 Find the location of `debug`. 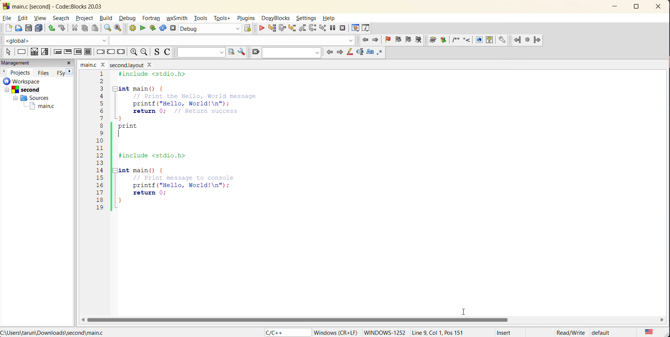

debug is located at coordinates (129, 19).